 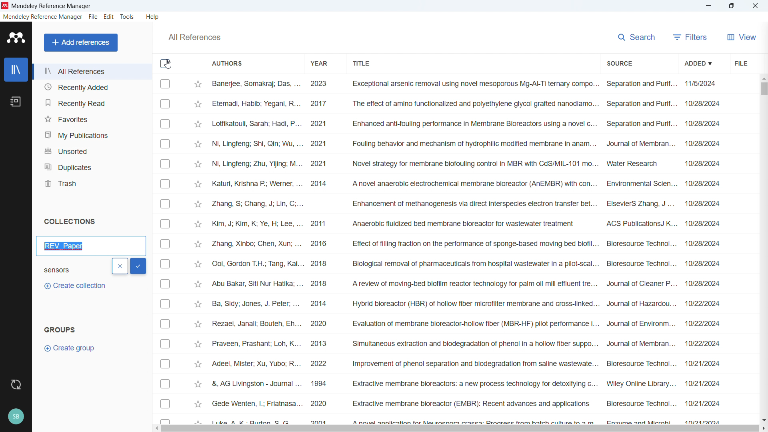 I want to click on &, AG Livingston - Journal ... 1994 Extractive membrane bioreactors: a new process technology for detoxifying c... Wiley Online Library... 10/21/2024, so click(x=466, y=383).